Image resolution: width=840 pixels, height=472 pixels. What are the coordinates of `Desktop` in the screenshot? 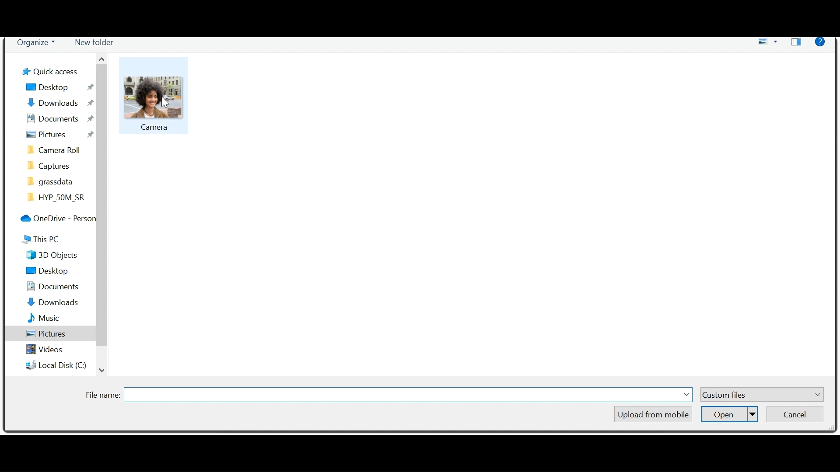 It's located at (52, 271).